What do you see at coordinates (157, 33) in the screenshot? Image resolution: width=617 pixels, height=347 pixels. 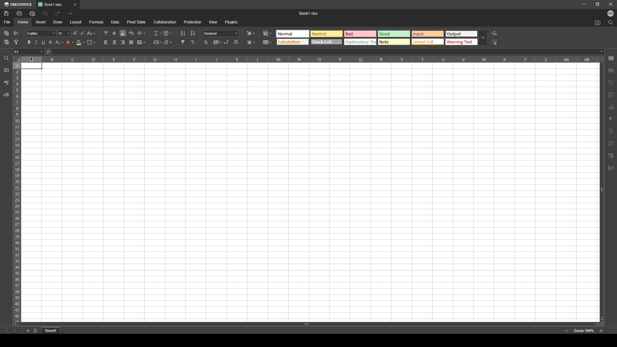 I see `summation` at bounding box center [157, 33].